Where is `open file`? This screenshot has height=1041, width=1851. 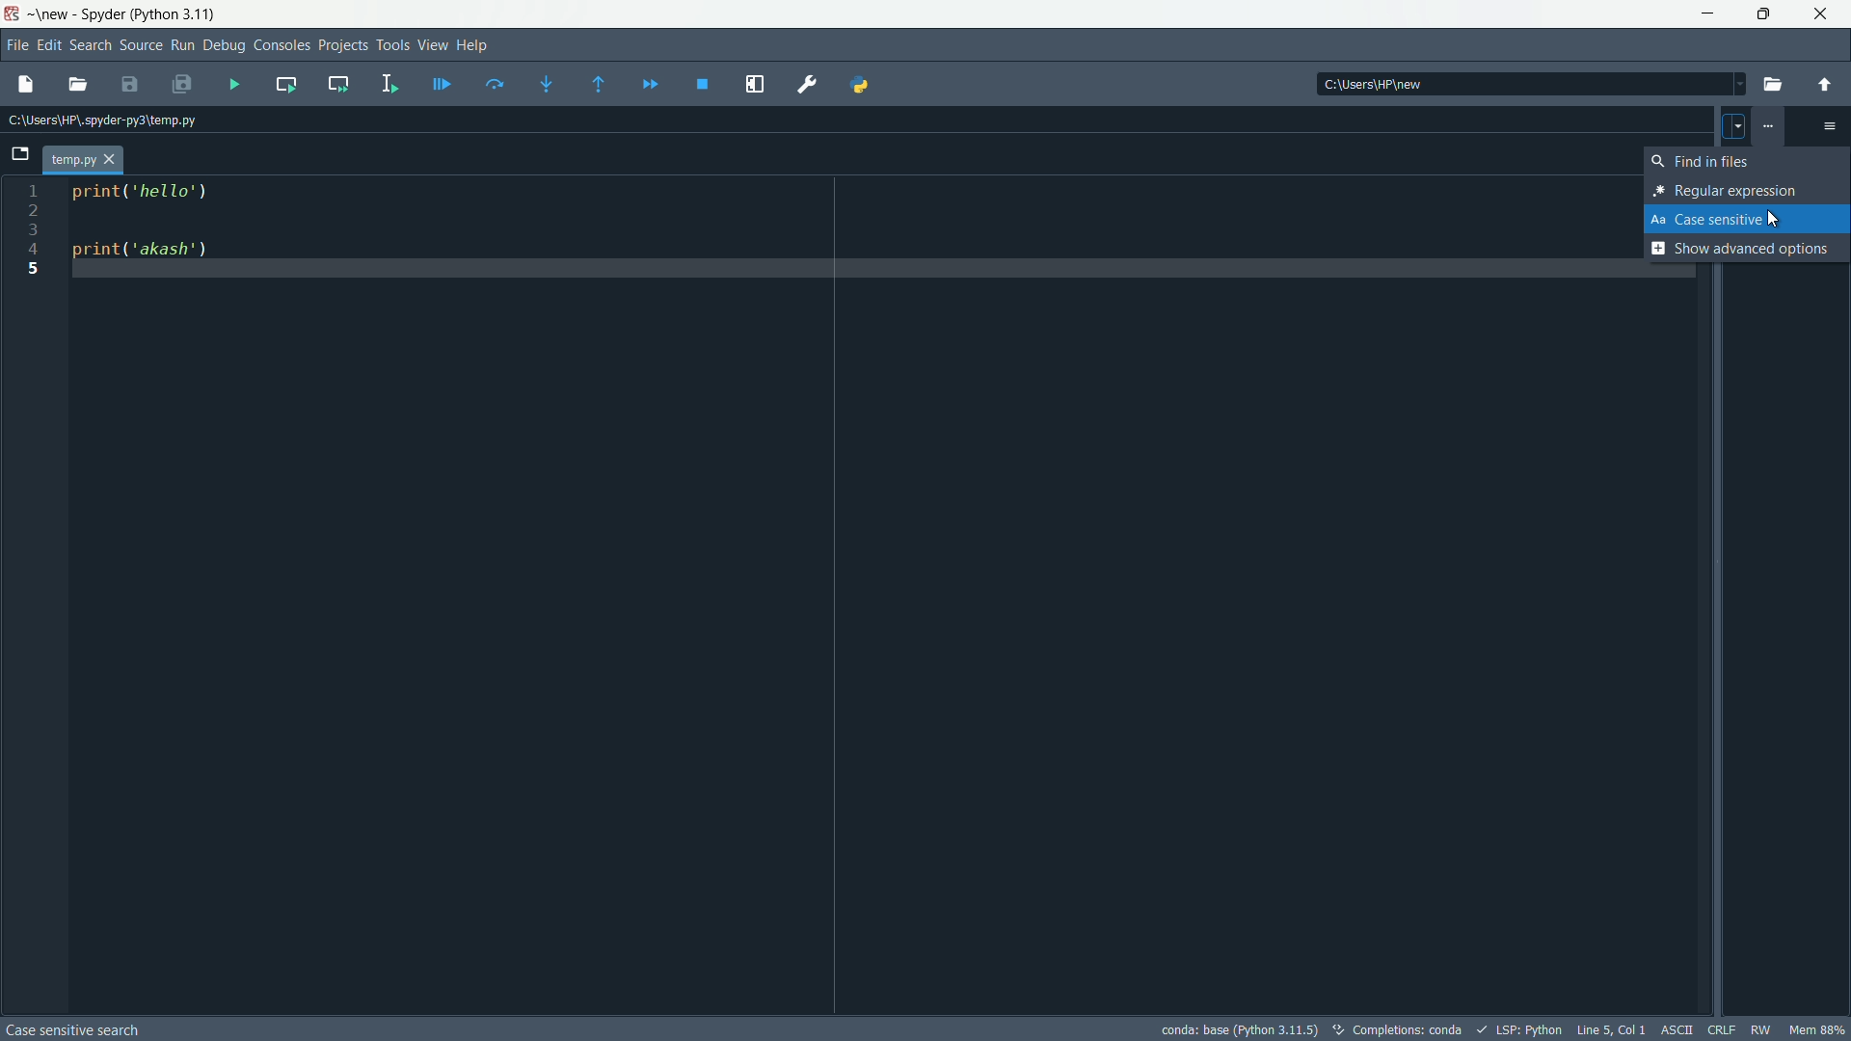 open file is located at coordinates (81, 83).